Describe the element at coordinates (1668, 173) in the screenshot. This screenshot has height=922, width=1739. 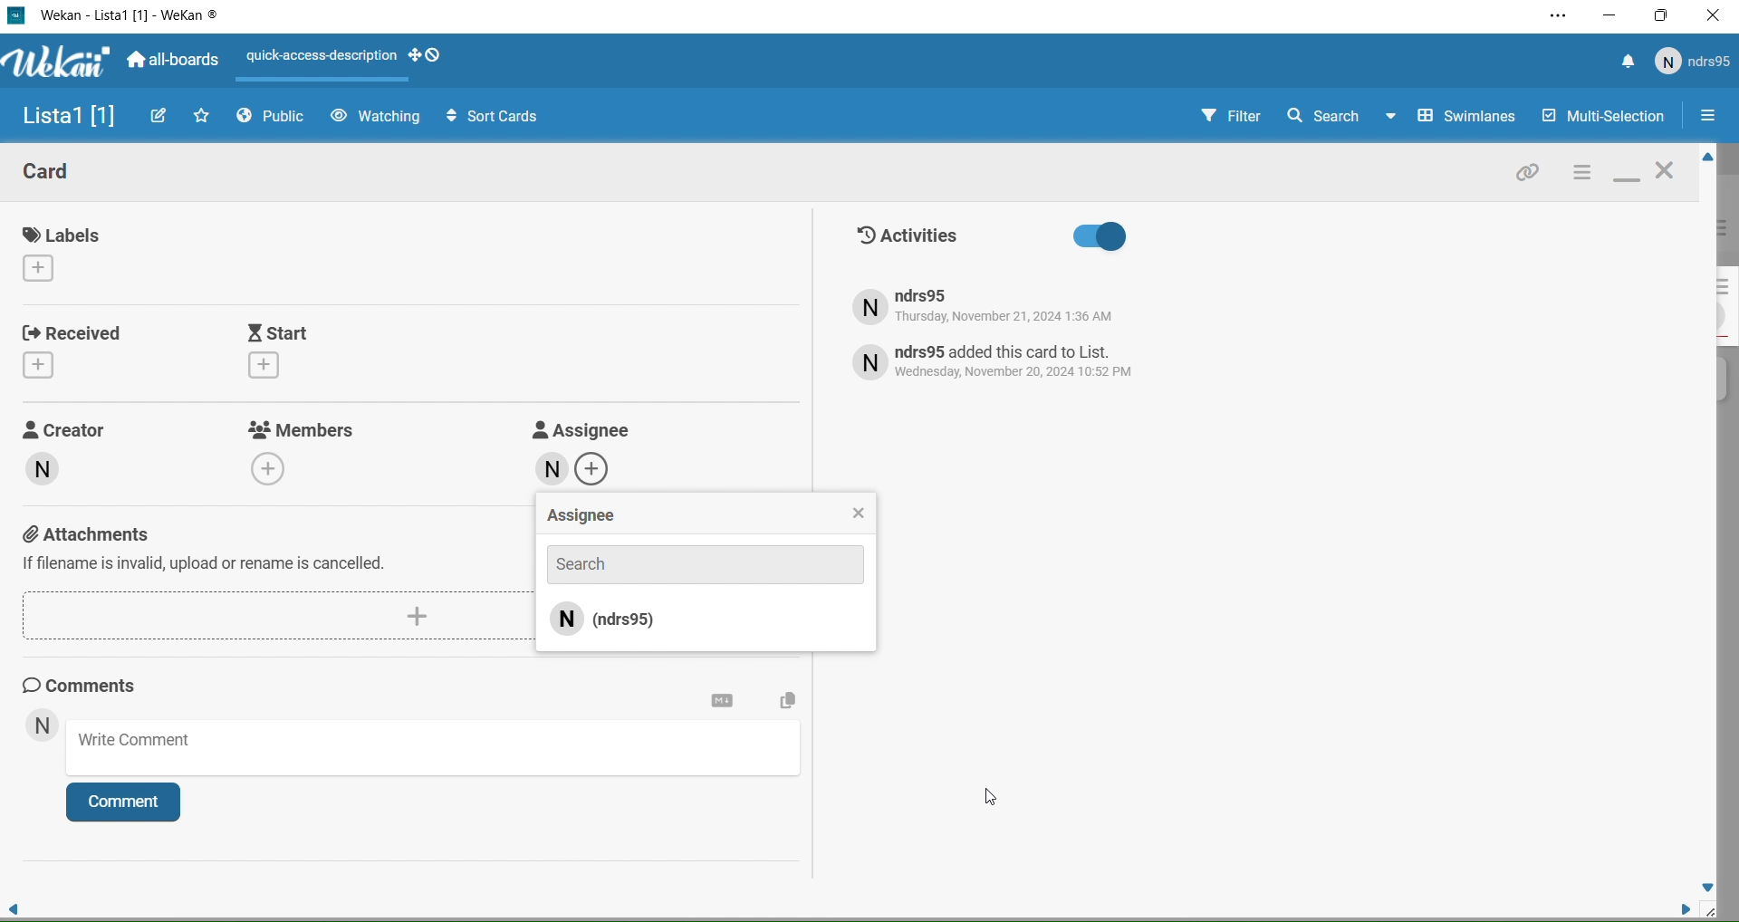
I see `close` at that location.